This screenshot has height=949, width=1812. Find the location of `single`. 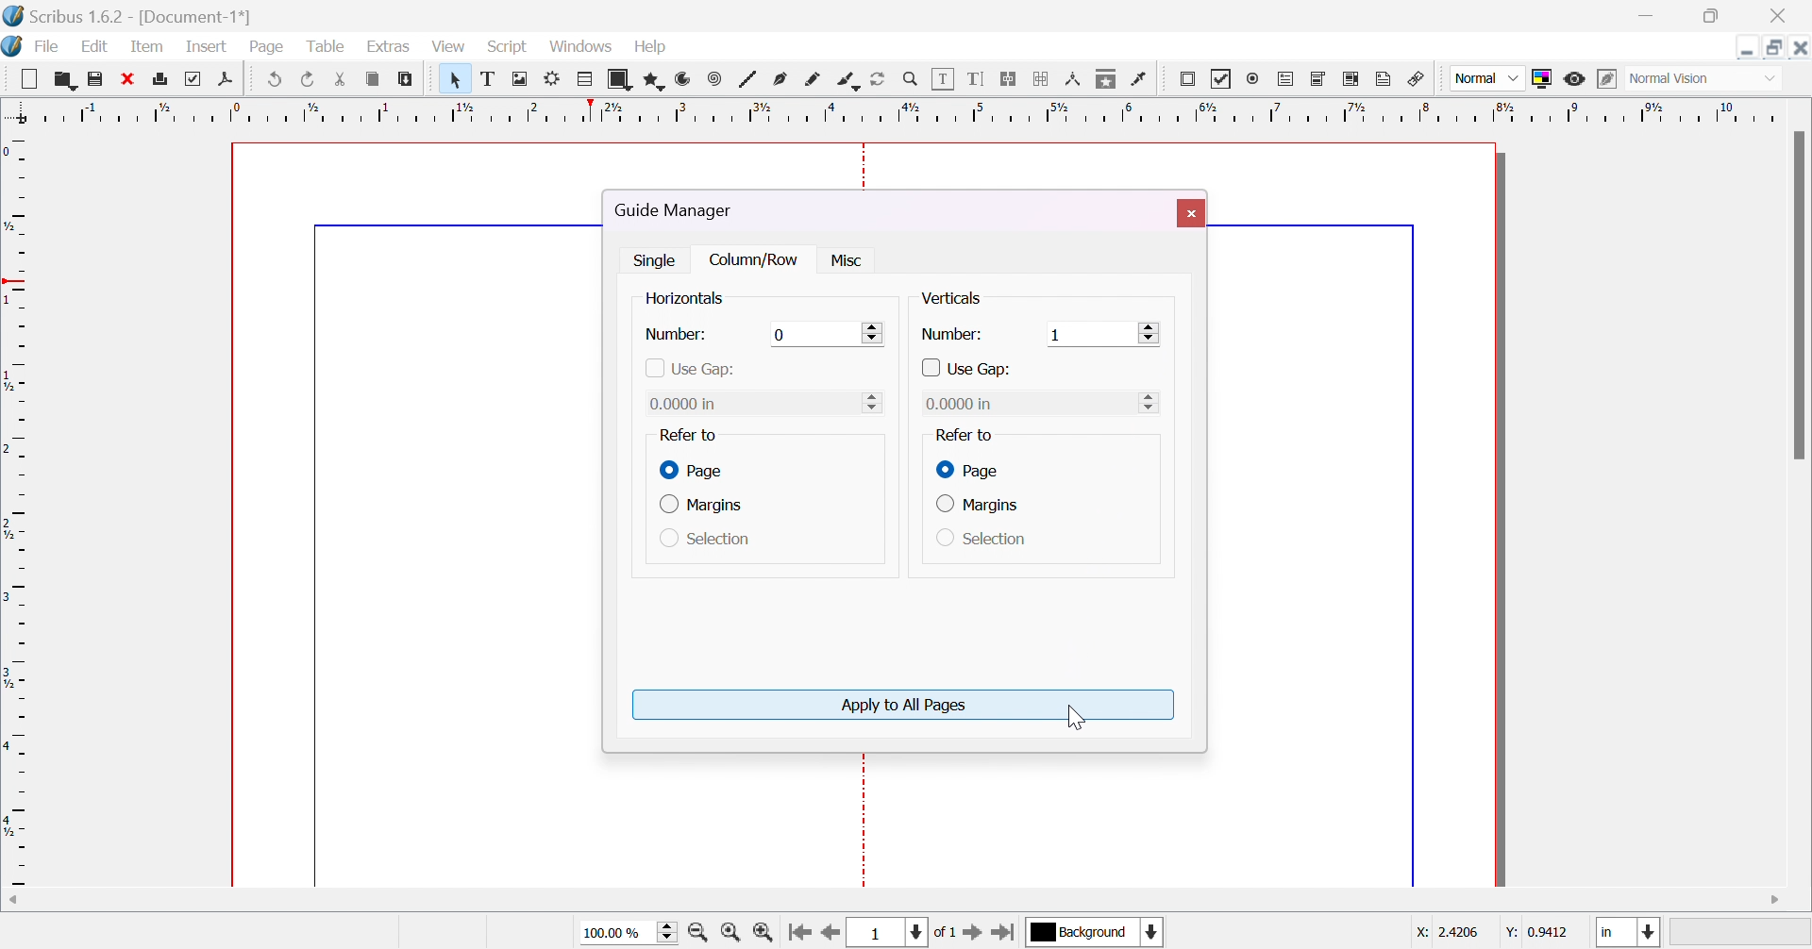

single is located at coordinates (658, 258).